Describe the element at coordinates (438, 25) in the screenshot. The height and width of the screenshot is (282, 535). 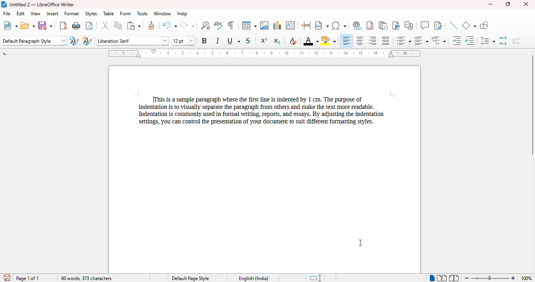
I see `show track changes functions` at that location.